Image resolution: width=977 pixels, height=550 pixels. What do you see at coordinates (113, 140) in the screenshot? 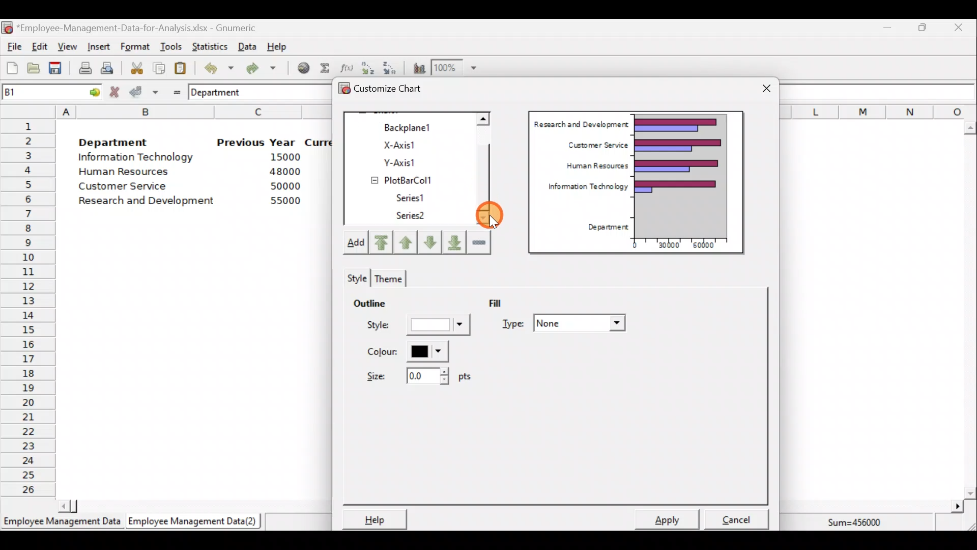
I see `Department` at bounding box center [113, 140].